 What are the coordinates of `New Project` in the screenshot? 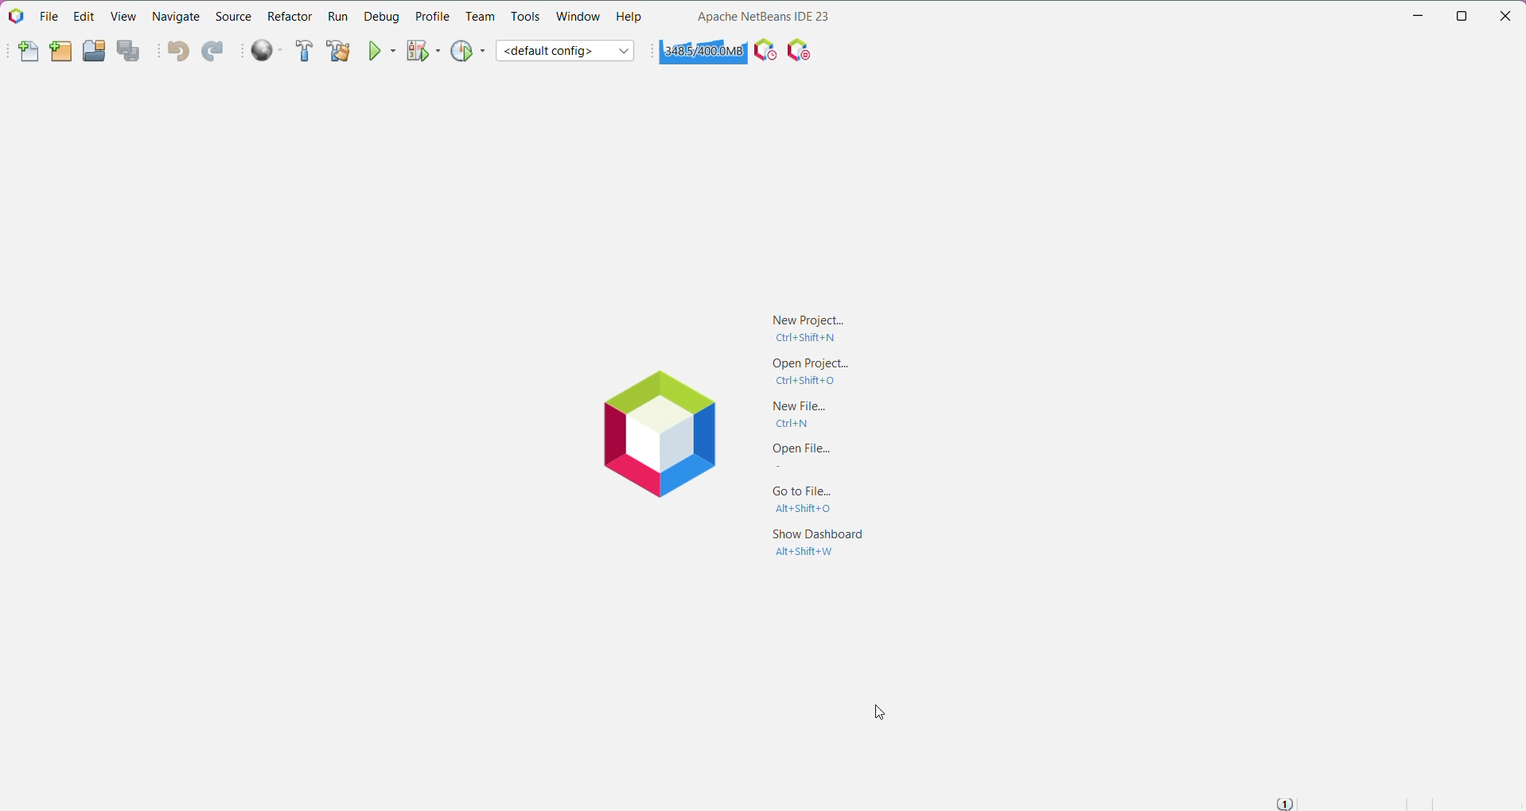 It's located at (60, 52).